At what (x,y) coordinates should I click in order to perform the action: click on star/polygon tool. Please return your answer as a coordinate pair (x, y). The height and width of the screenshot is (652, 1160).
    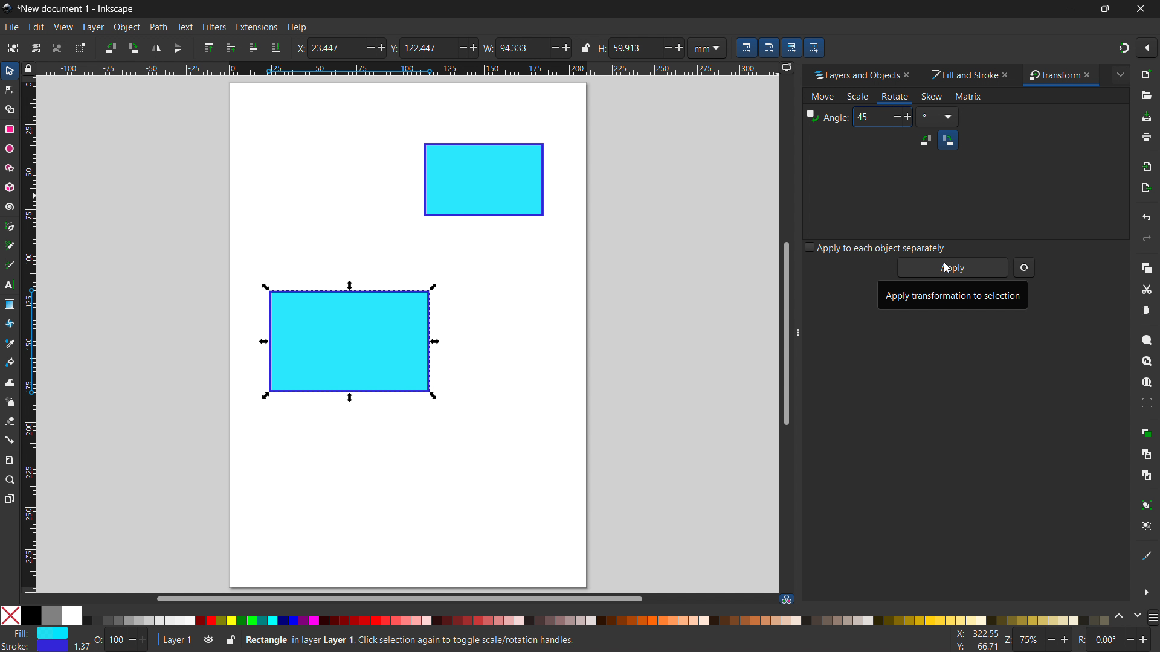
    Looking at the image, I should click on (8, 167).